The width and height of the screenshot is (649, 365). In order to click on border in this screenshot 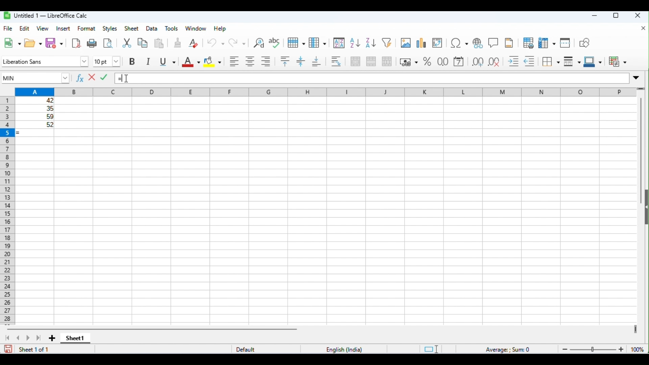, I will do `click(550, 62)`.